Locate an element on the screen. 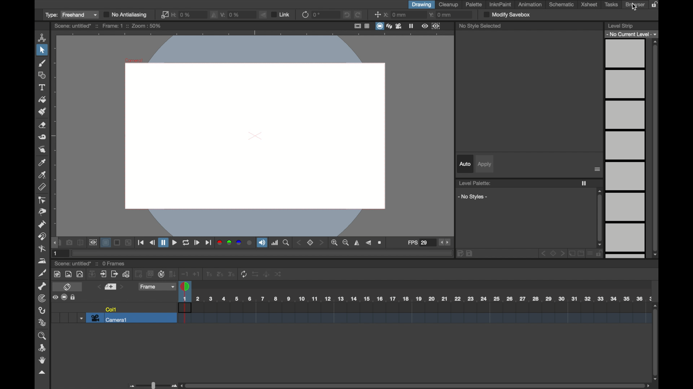  stop is located at coordinates (553, 253).